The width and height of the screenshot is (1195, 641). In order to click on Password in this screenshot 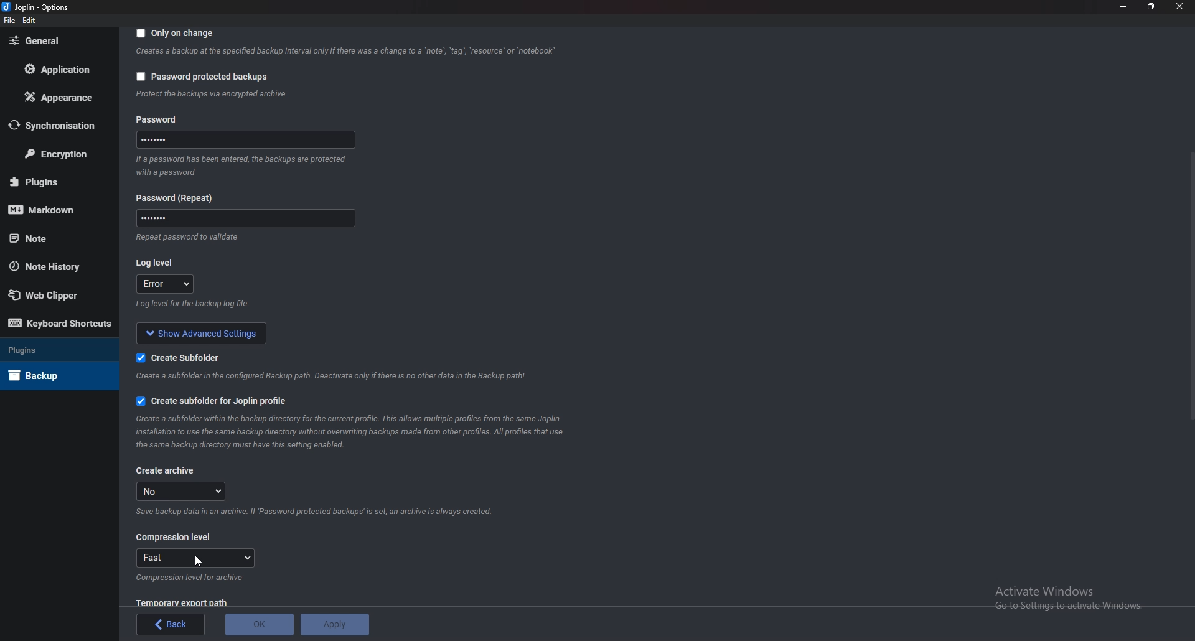, I will do `click(176, 119)`.